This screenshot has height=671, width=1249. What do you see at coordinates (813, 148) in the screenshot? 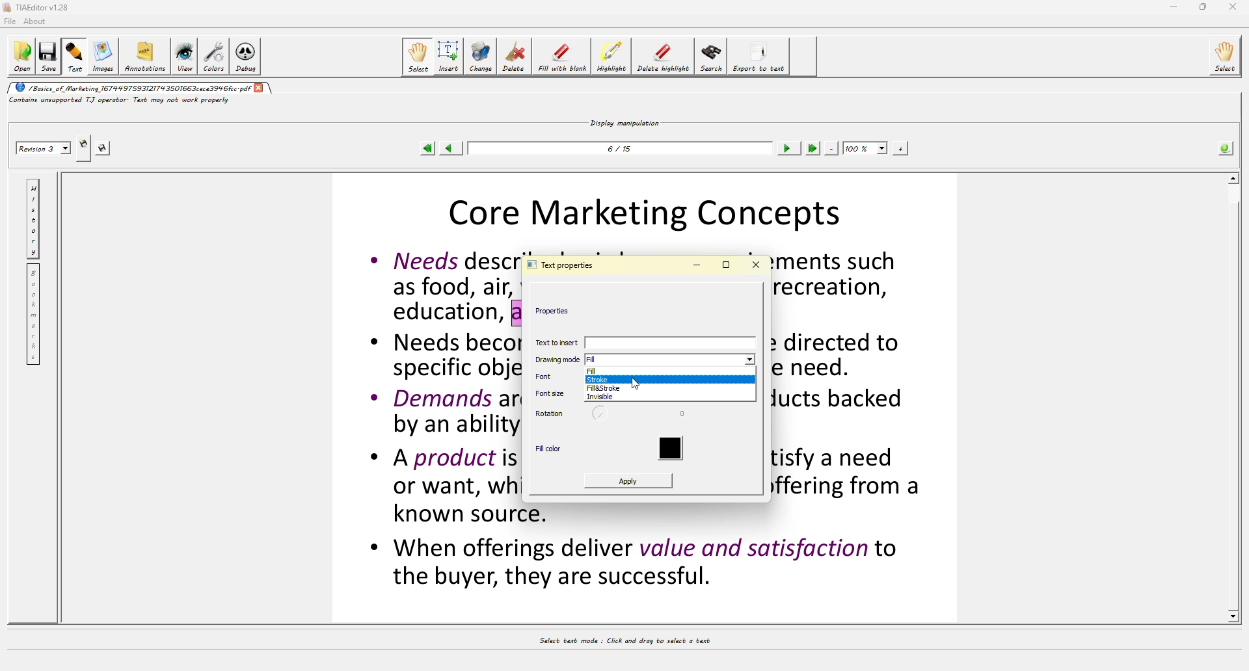
I see `last page` at bounding box center [813, 148].